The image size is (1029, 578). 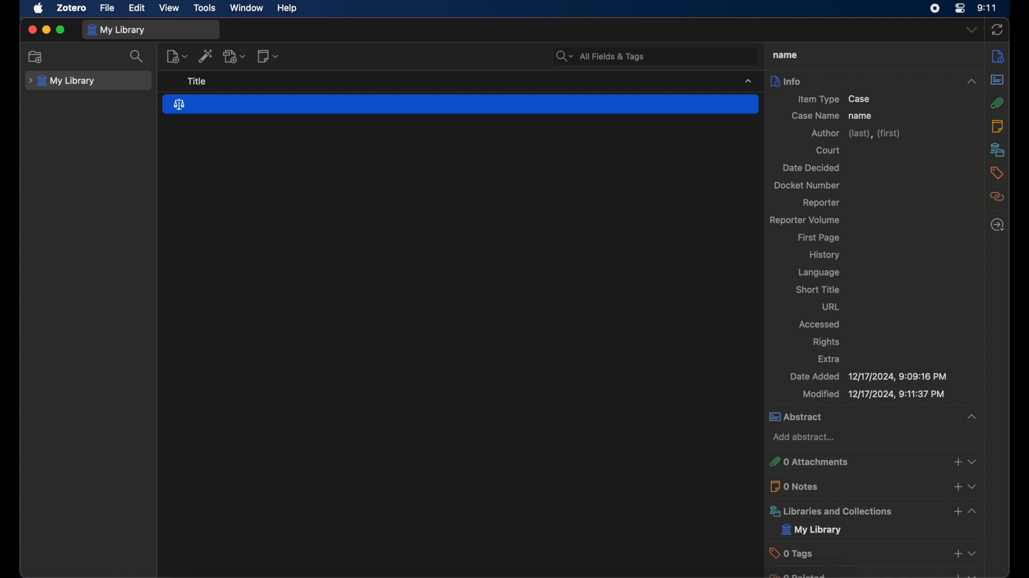 I want to click on minimize, so click(x=46, y=30).